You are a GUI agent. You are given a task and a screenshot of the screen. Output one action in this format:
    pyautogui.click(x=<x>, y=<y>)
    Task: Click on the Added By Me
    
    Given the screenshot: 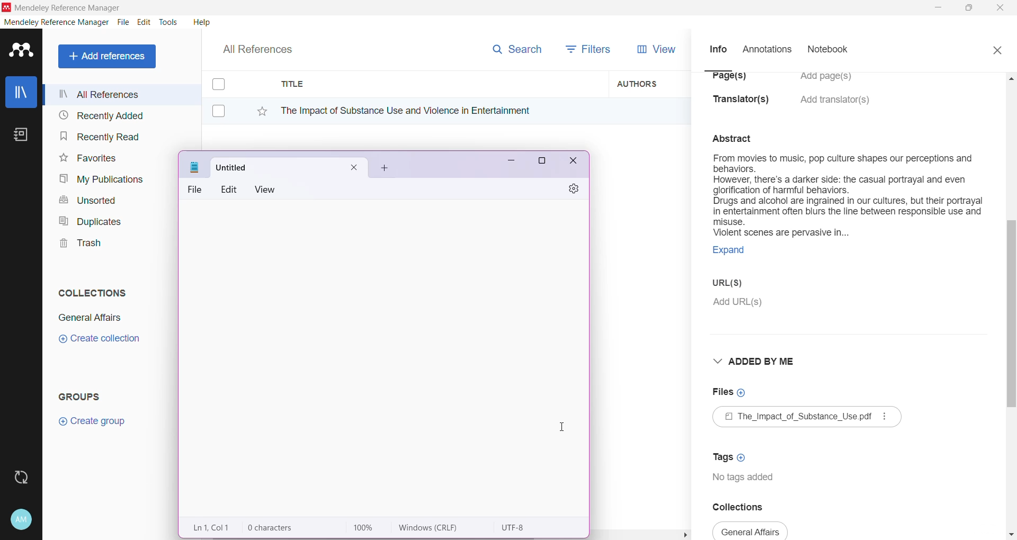 What is the action you would take?
    pyautogui.click(x=757, y=361)
    